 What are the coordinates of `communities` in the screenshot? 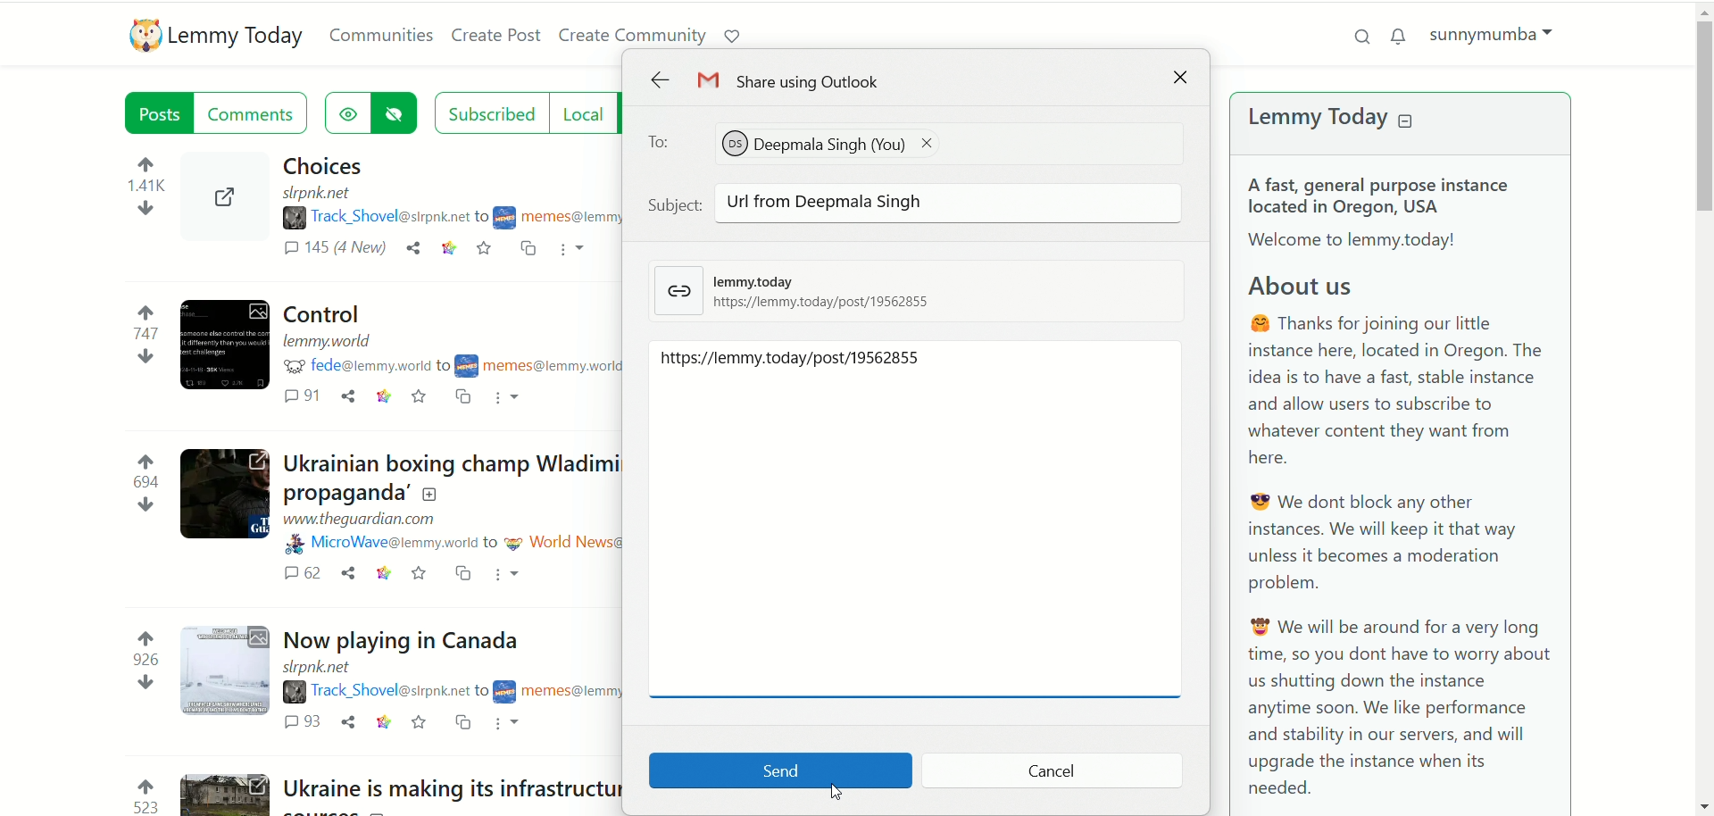 It's located at (378, 36).